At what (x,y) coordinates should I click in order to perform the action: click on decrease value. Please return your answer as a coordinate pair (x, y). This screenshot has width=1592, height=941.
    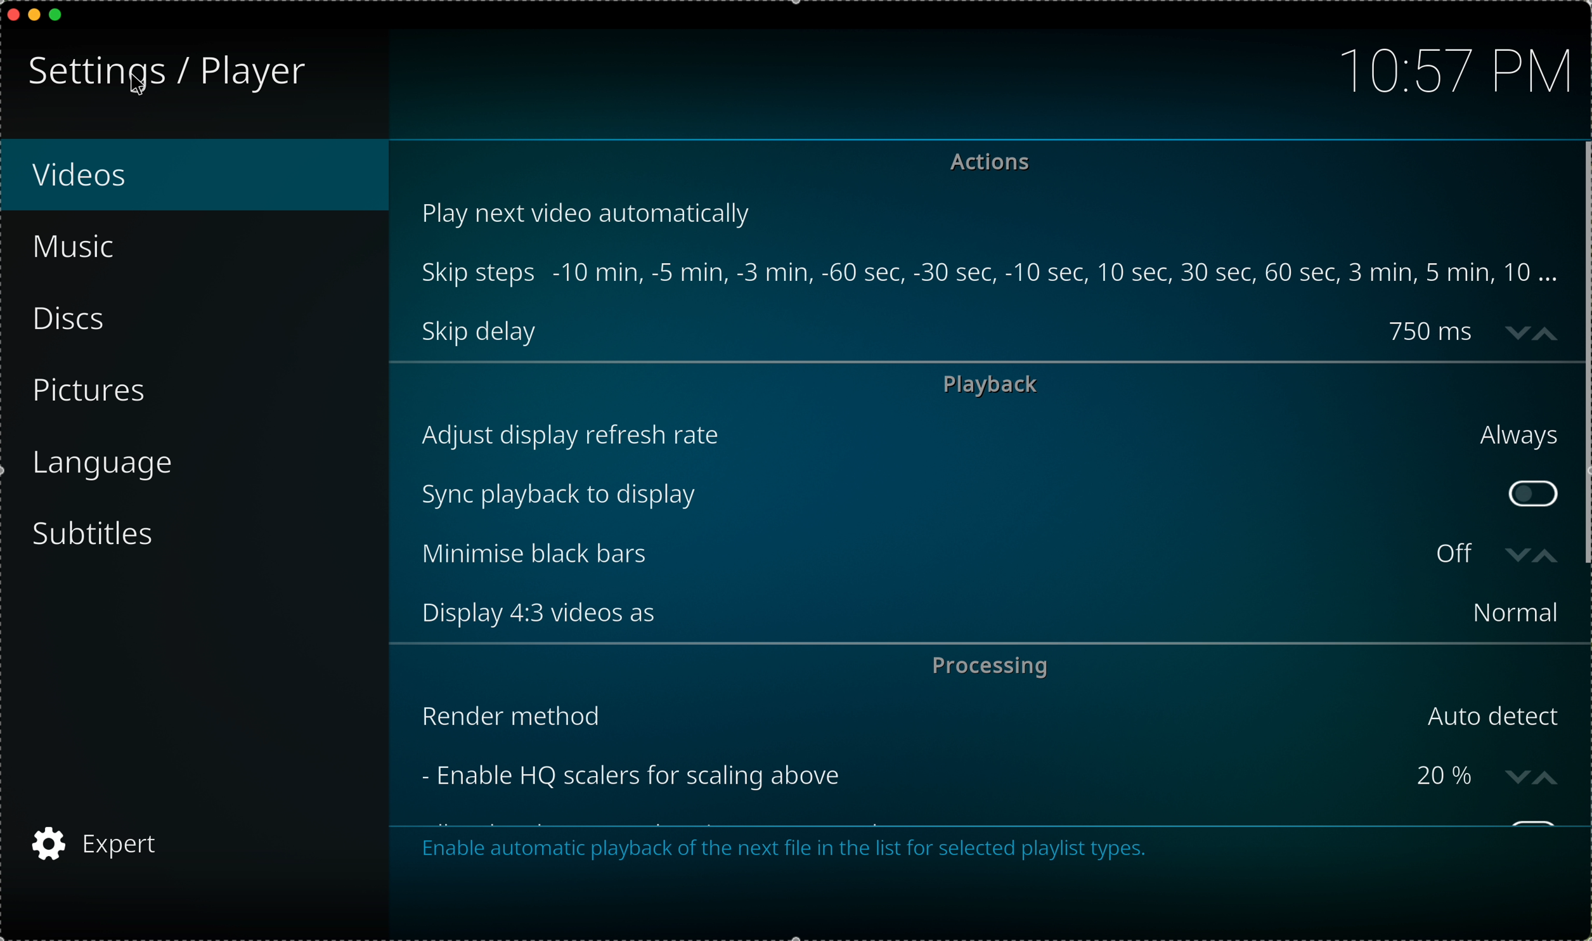
    Looking at the image, I should click on (1515, 555).